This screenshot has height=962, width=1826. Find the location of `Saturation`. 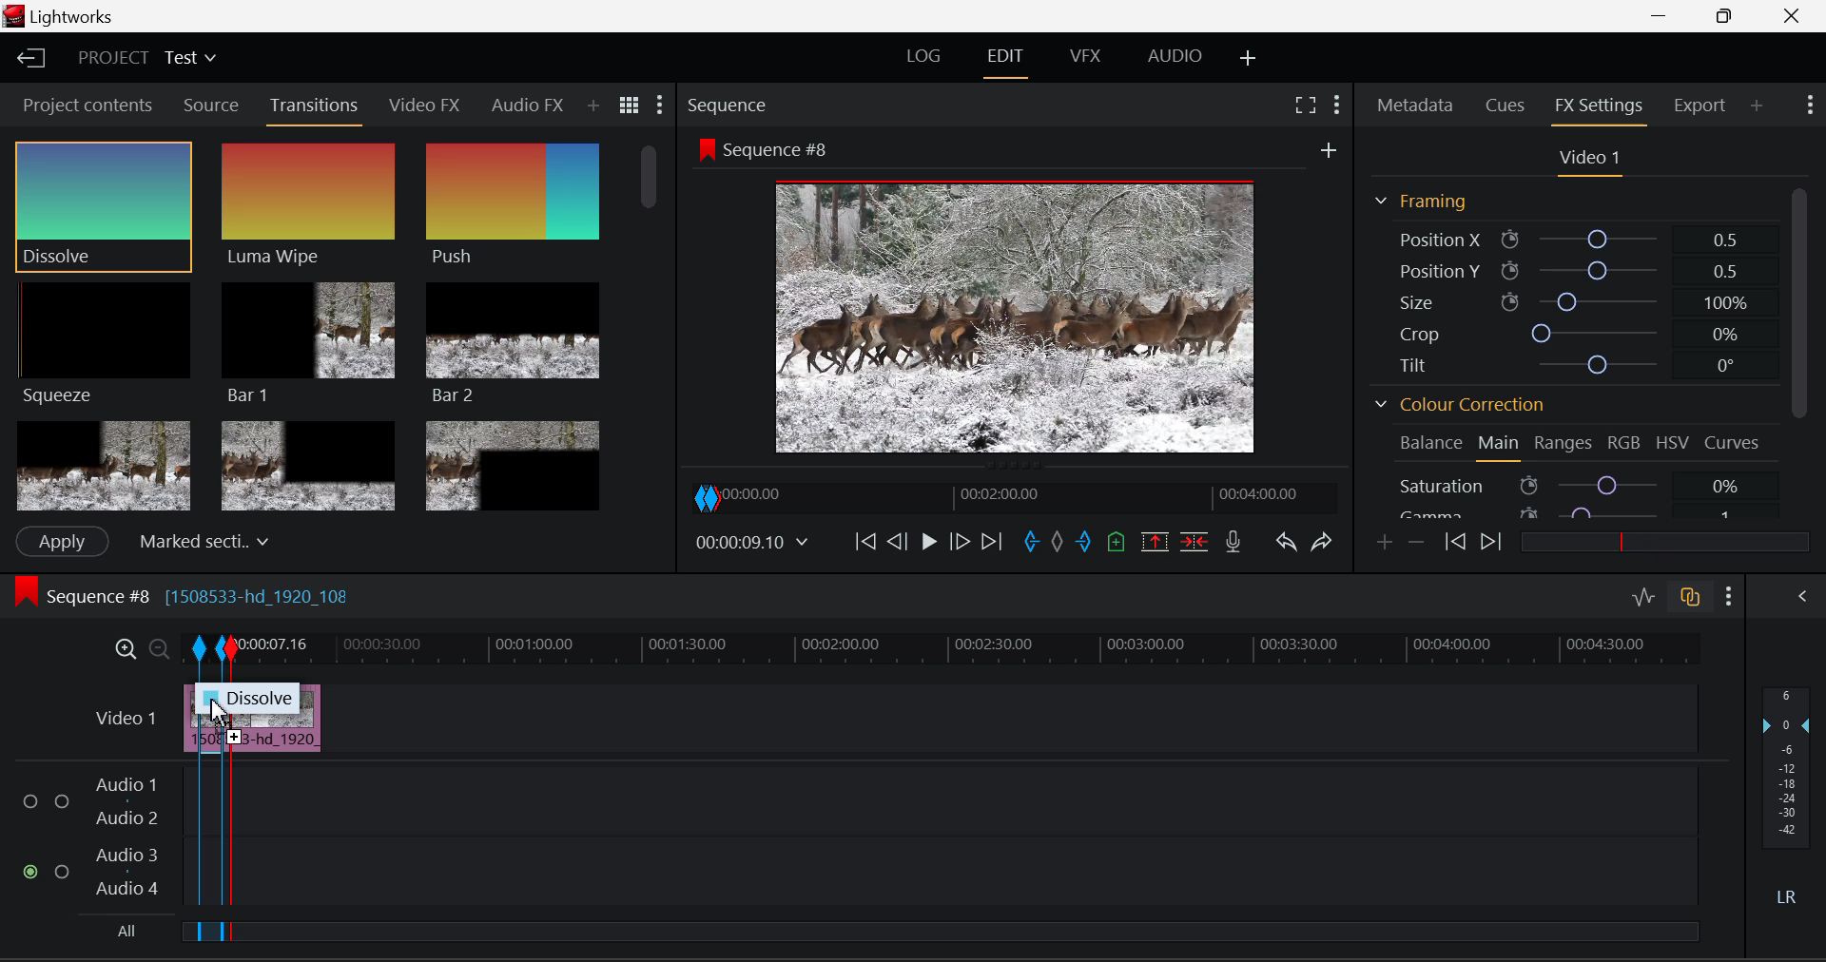

Saturation is located at coordinates (1568, 485).